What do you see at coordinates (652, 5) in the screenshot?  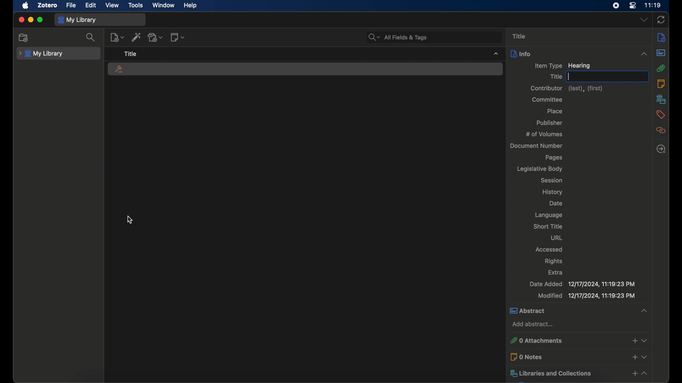 I see `time` at bounding box center [652, 5].